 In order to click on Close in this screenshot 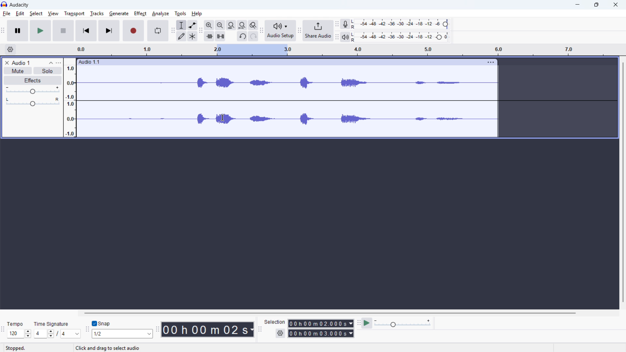, I will do `click(615, 5)`.